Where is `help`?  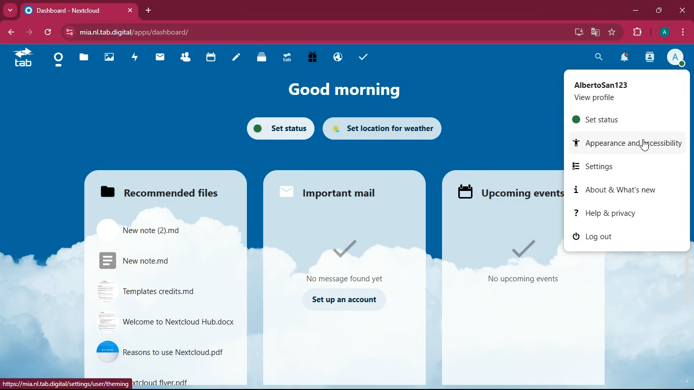 help is located at coordinates (618, 213).